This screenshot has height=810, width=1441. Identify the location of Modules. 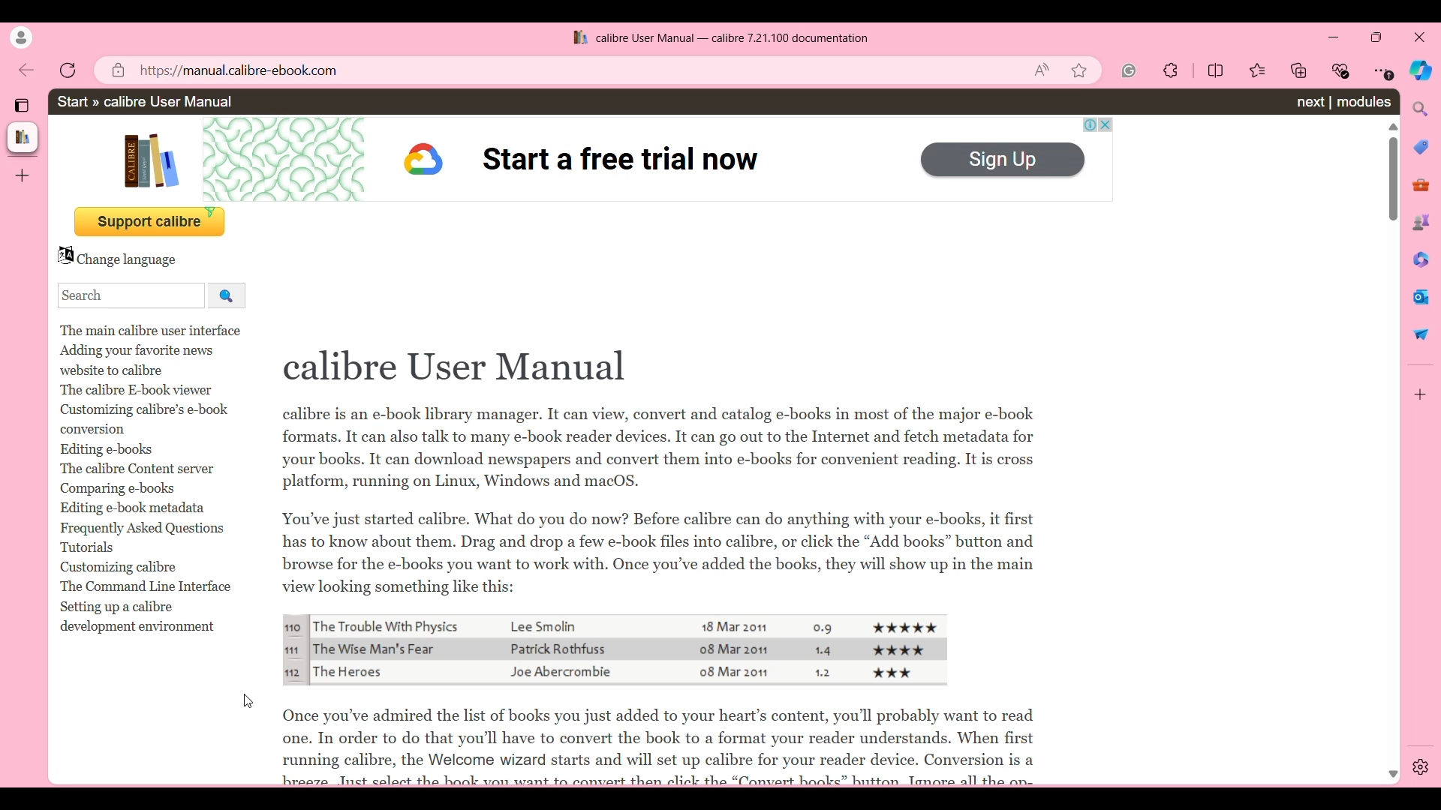
(1364, 101).